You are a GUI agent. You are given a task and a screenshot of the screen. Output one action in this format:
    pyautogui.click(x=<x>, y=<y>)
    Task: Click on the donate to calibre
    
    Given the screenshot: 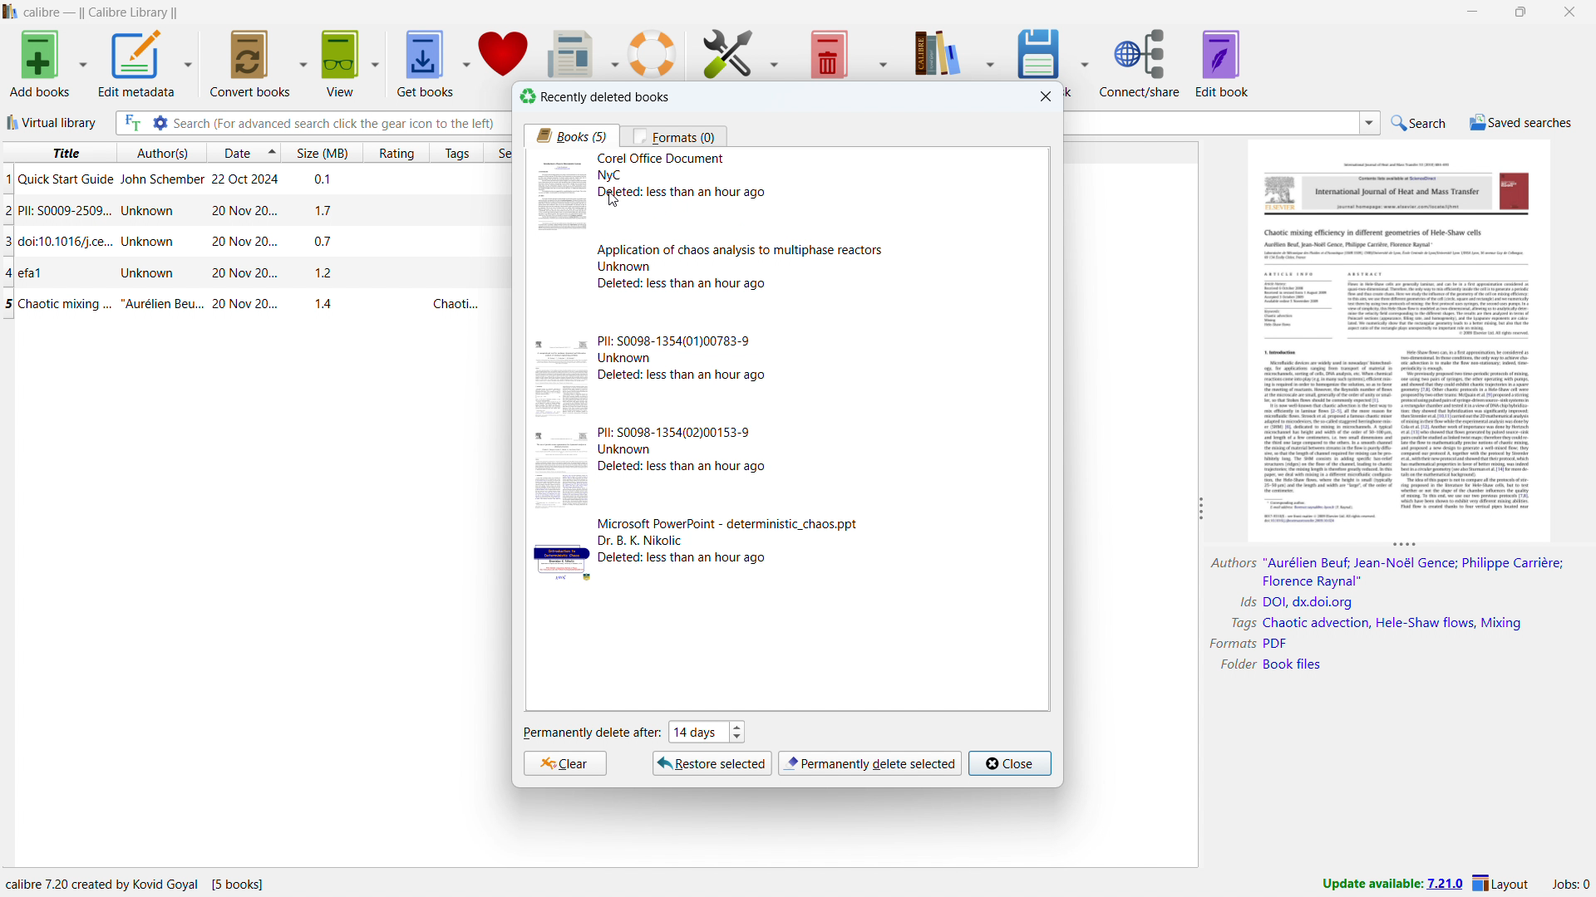 What is the action you would take?
    pyautogui.click(x=504, y=52)
    